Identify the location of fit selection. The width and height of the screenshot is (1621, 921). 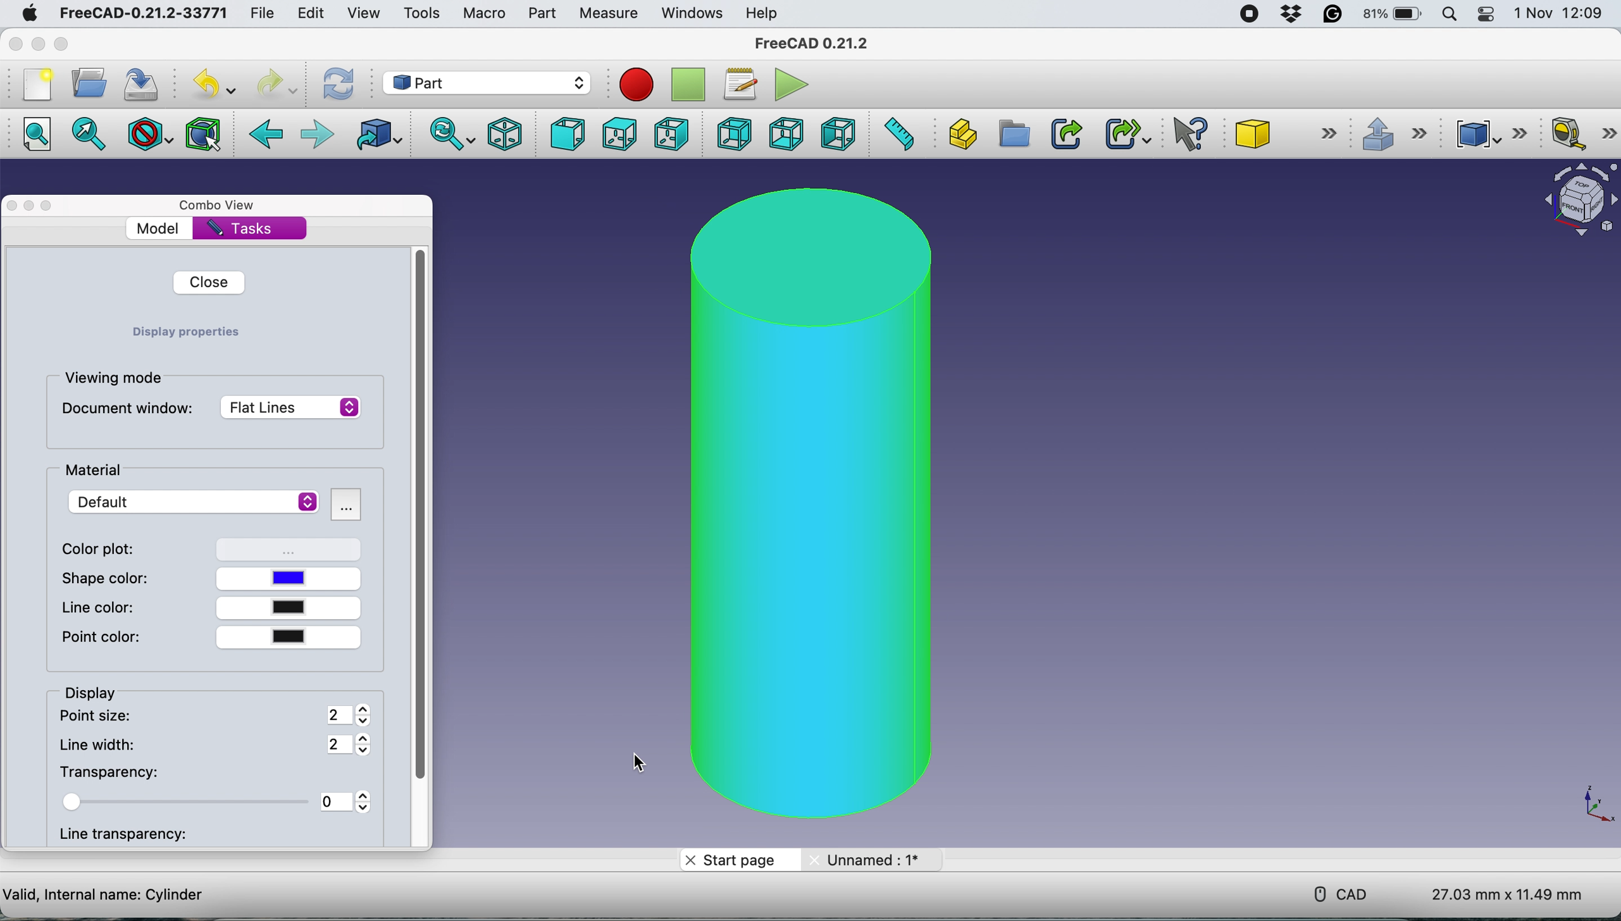
(89, 135).